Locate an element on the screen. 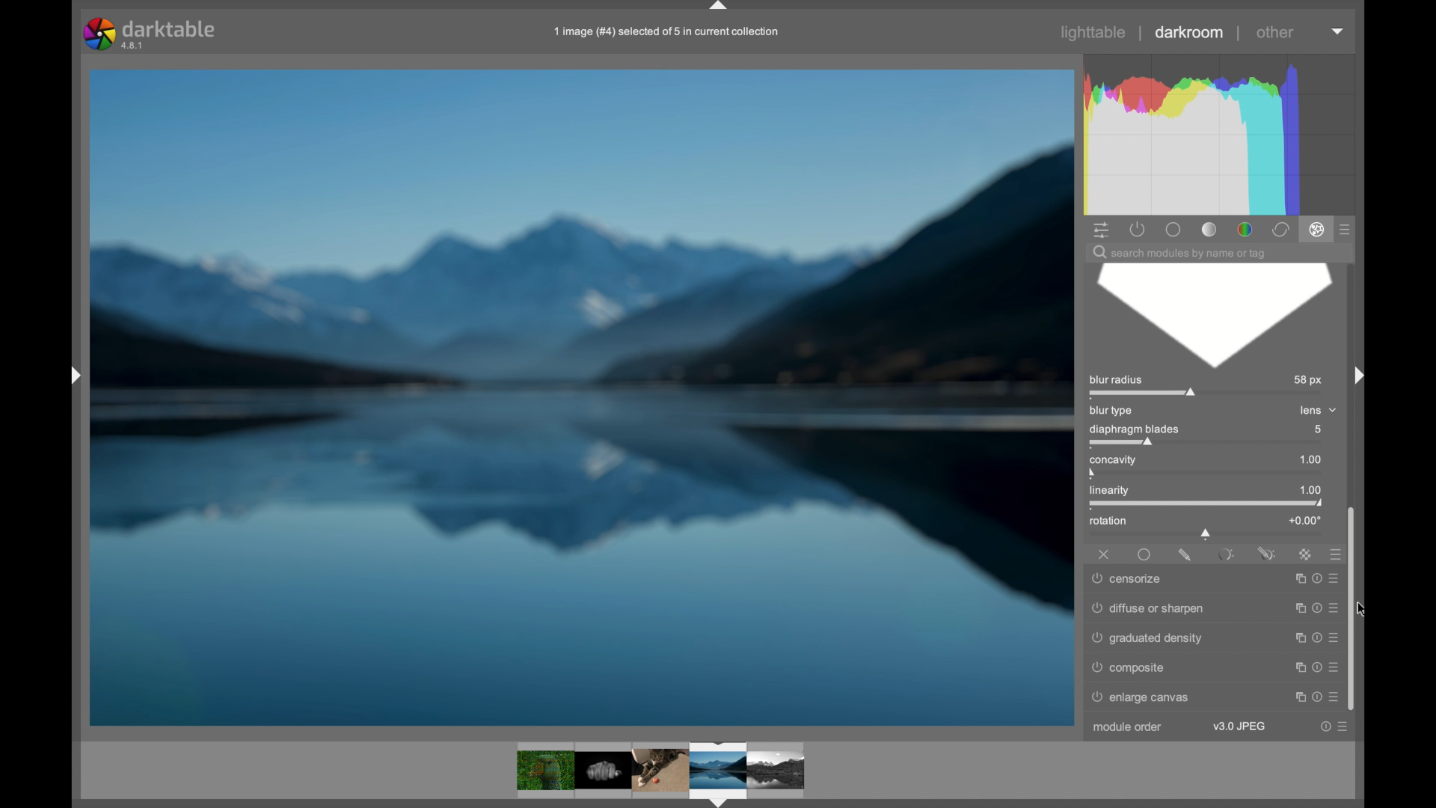   is located at coordinates (660, 771).